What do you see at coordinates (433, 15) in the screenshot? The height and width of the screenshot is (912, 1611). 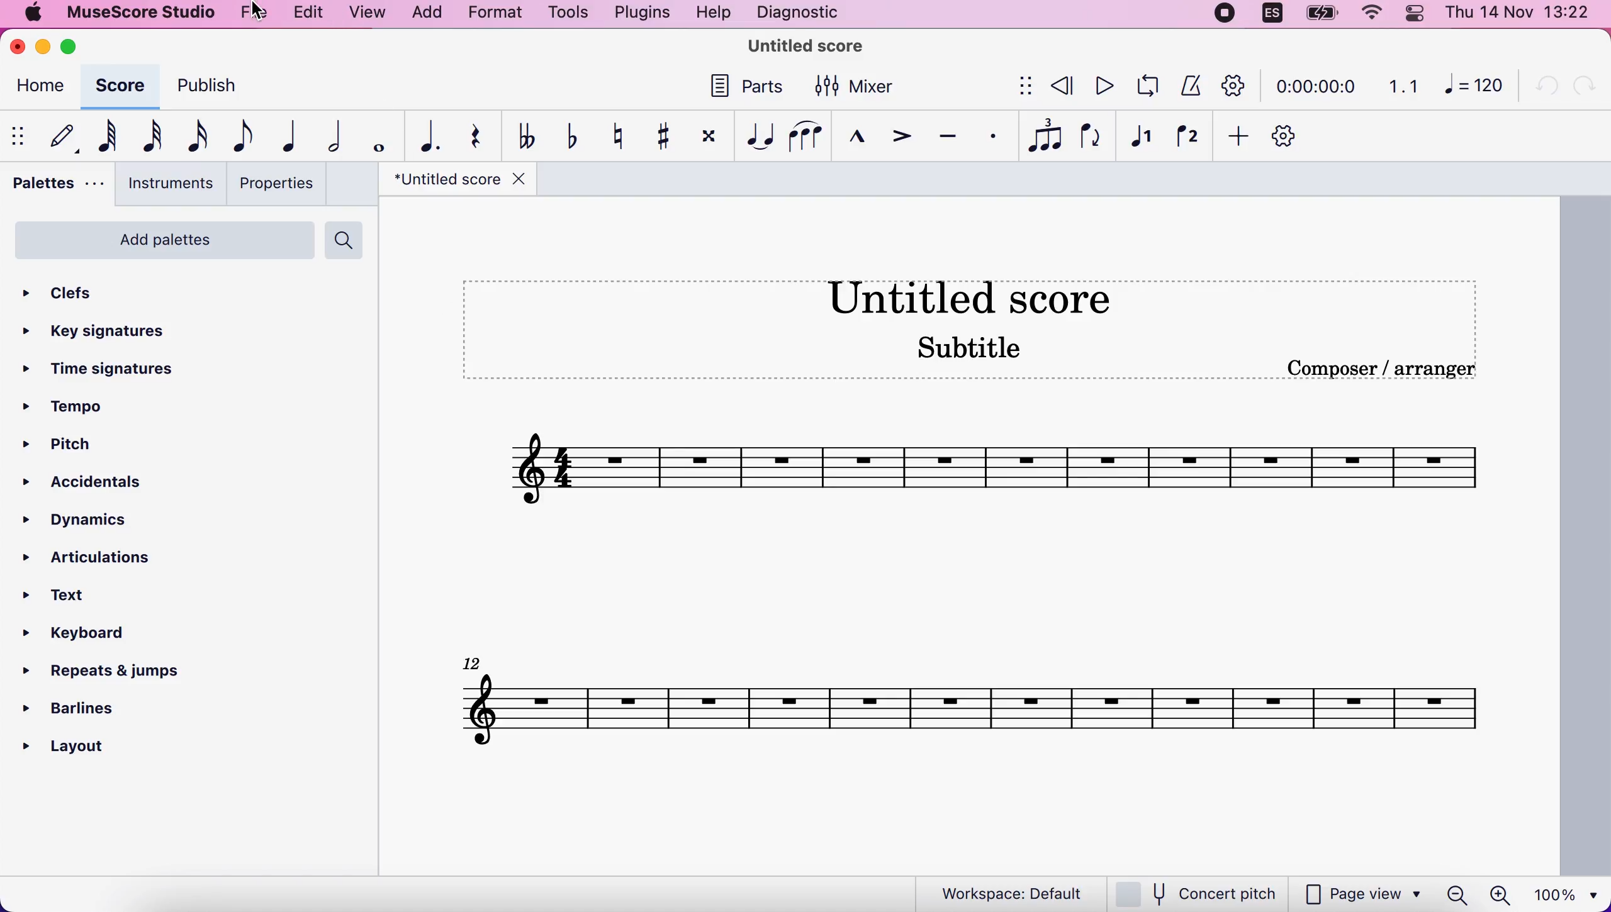 I see `add` at bounding box center [433, 15].